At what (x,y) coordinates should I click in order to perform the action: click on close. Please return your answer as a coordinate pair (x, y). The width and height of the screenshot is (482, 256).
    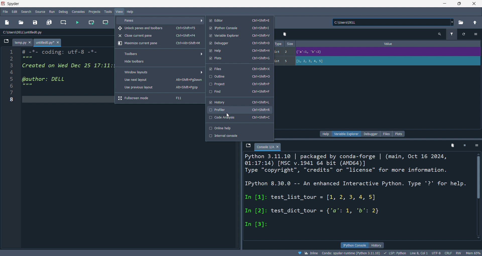
    Looking at the image, I should click on (476, 4).